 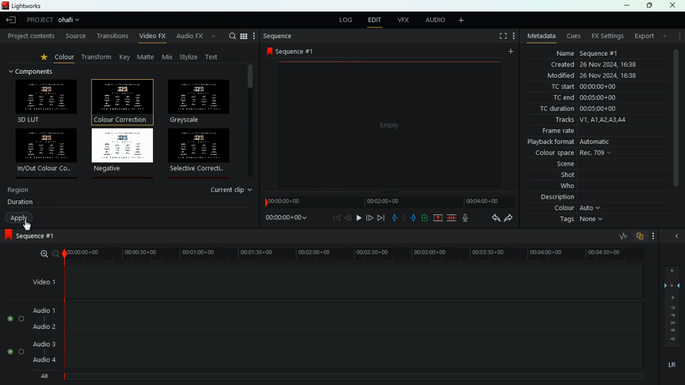 I want to click on more, so click(x=514, y=36).